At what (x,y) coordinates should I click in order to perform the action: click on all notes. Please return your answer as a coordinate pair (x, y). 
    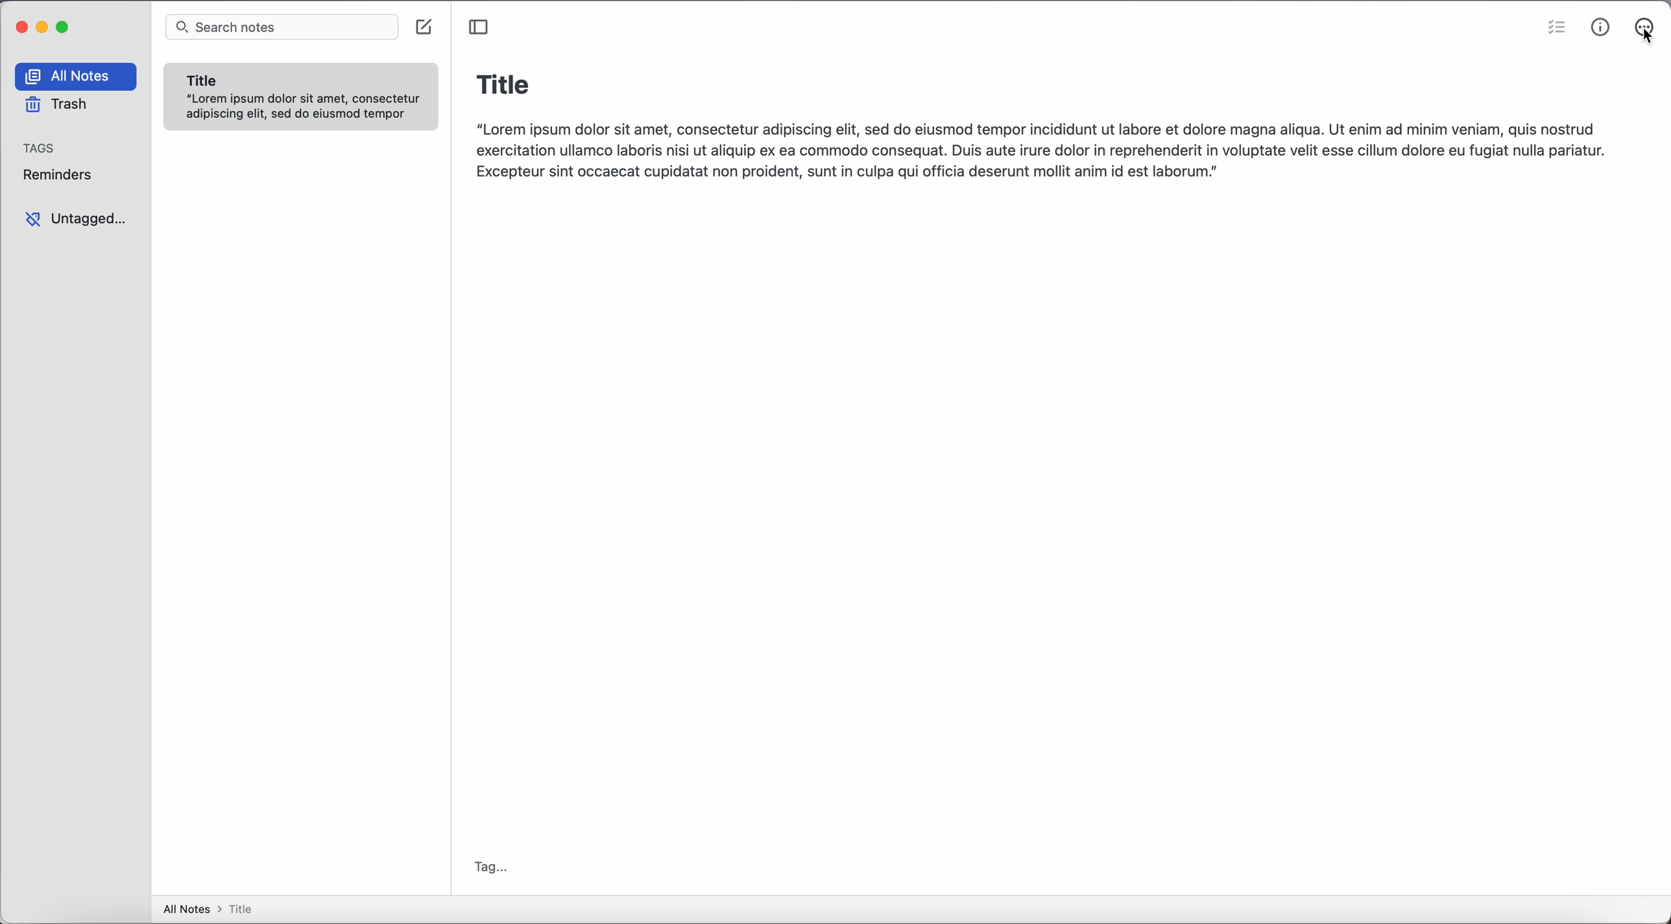
    Looking at the image, I should click on (78, 77).